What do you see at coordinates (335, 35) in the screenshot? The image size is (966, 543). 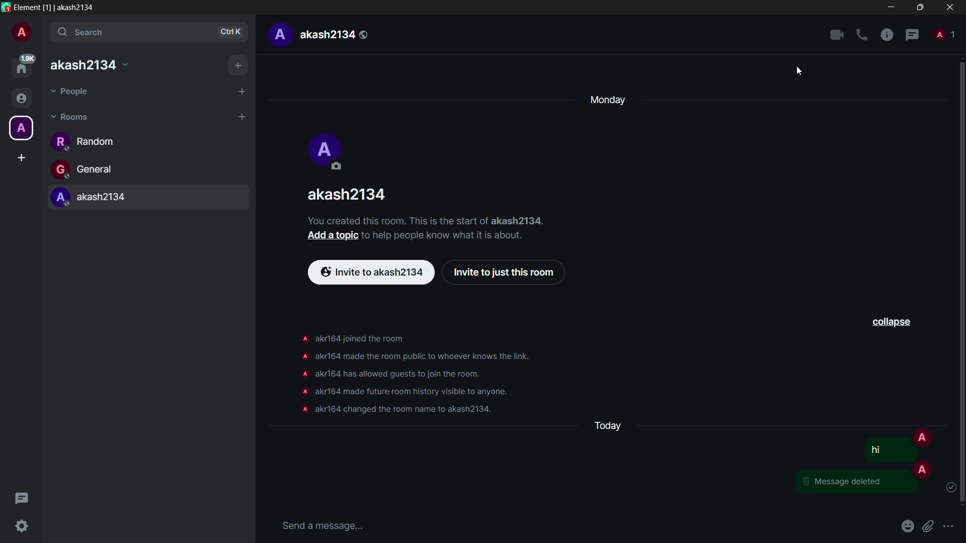 I see `akash2134` at bounding box center [335, 35].